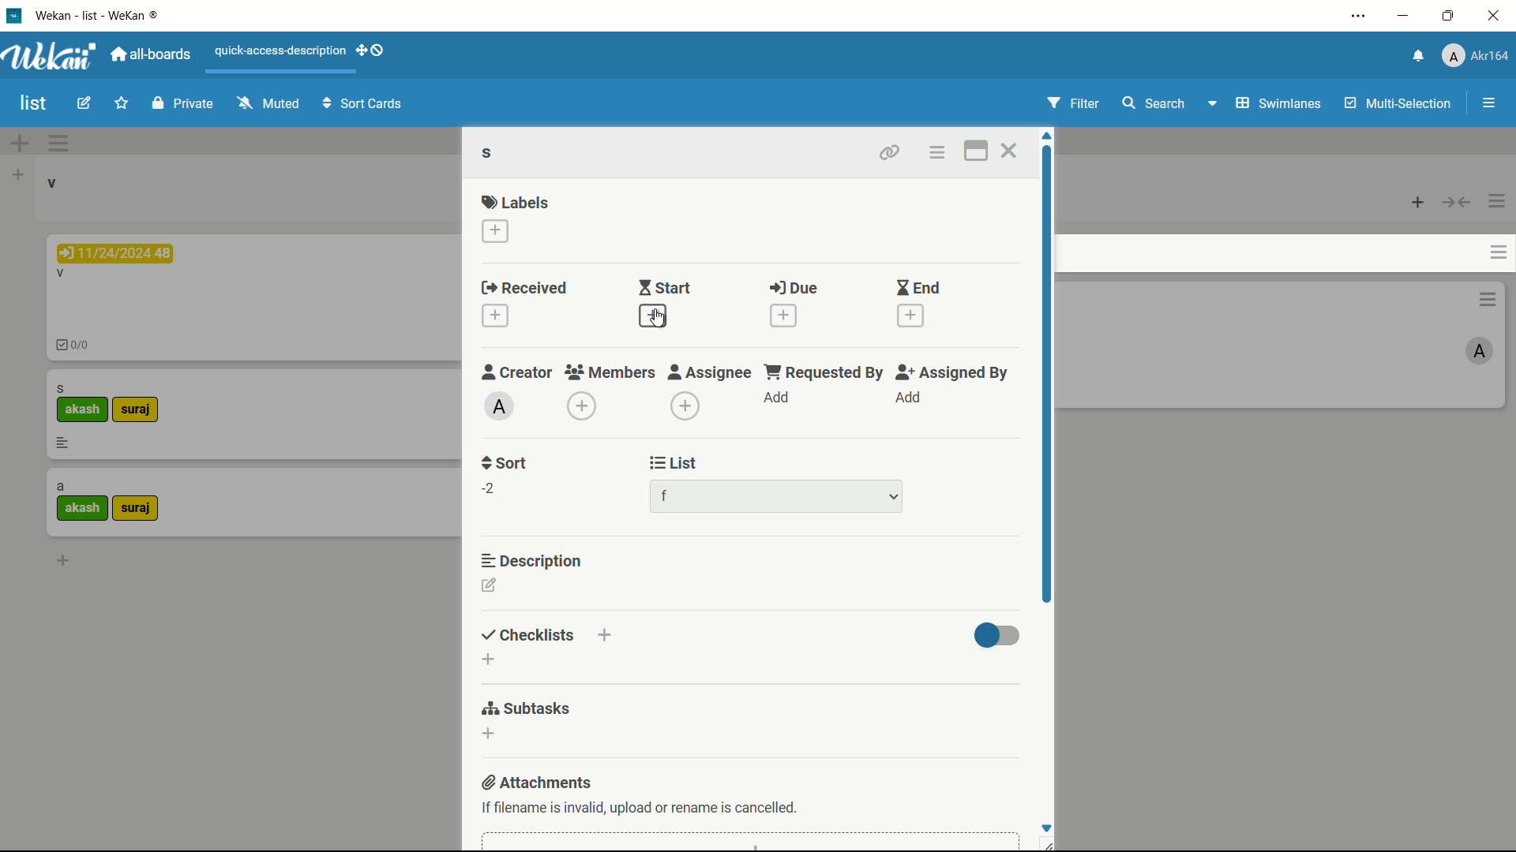 Image resolution: width=1516 pixels, height=852 pixels. What do you see at coordinates (658, 318) in the screenshot?
I see `cursor` at bounding box center [658, 318].